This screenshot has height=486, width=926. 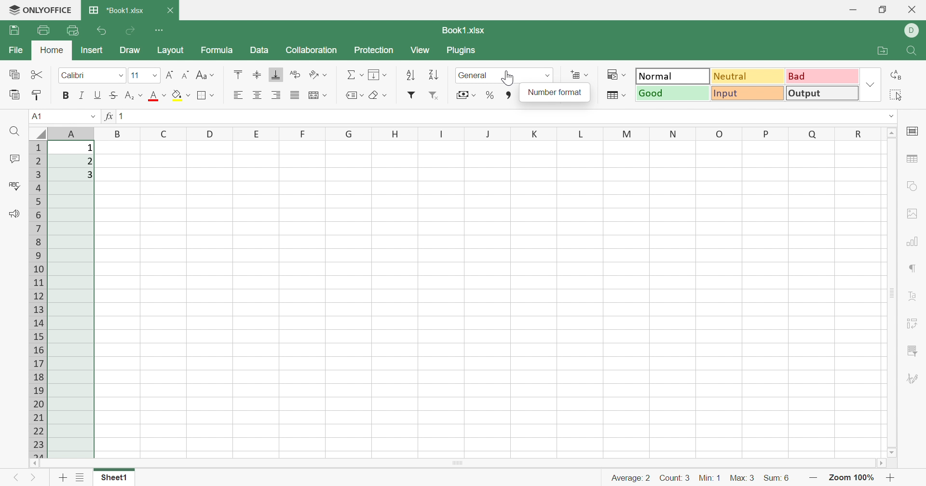 I want to click on Font, so click(x=158, y=96).